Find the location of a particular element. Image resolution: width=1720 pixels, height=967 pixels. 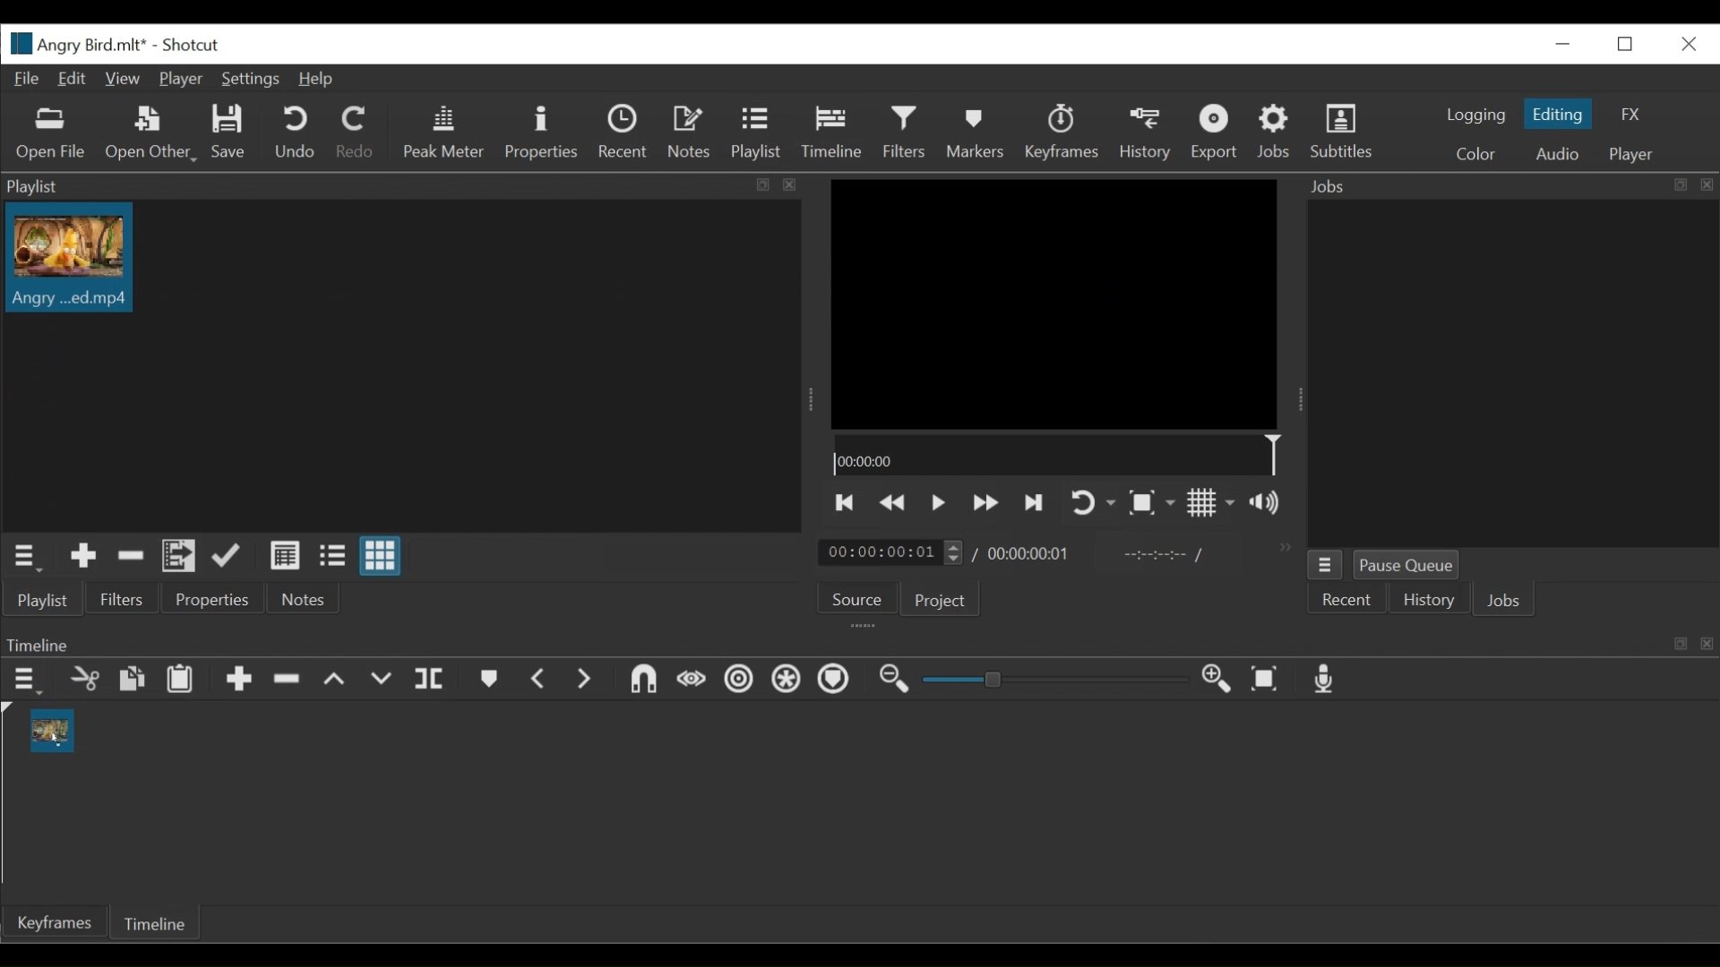

Restore is located at coordinates (1628, 43).